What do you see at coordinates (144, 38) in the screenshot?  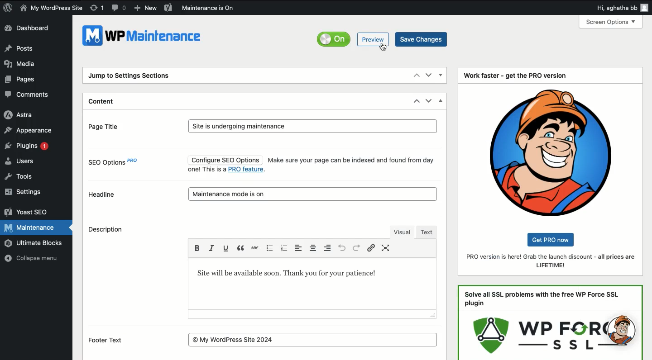 I see `WPMaintenance` at bounding box center [144, 38].